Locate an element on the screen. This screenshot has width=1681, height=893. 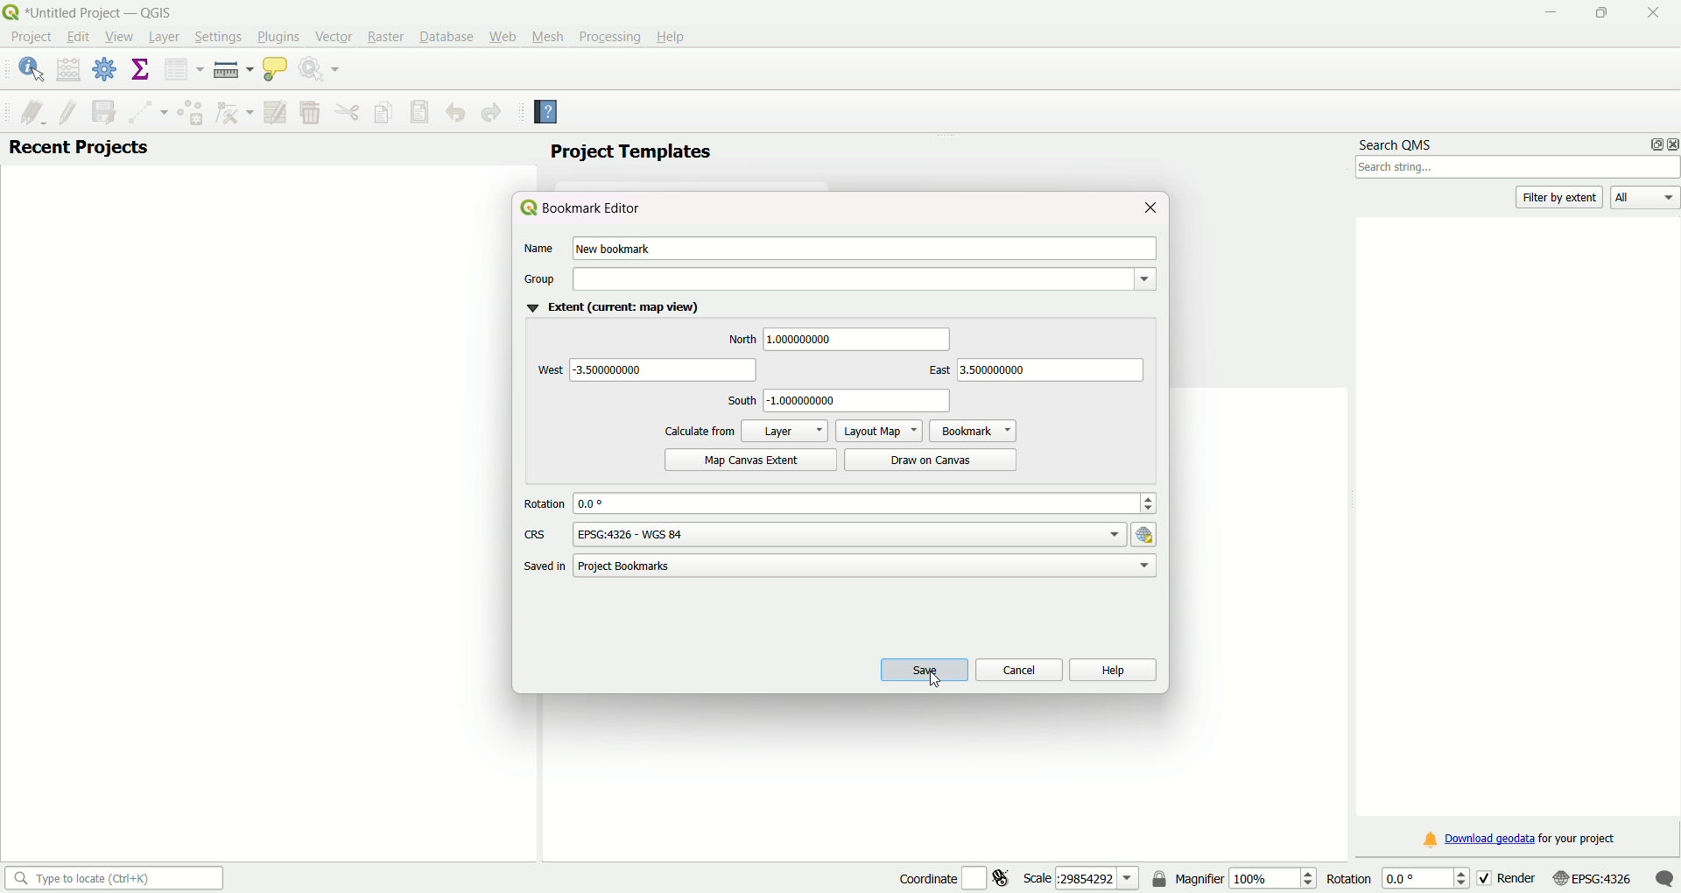
Minimize is located at coordinates (1549, 14).